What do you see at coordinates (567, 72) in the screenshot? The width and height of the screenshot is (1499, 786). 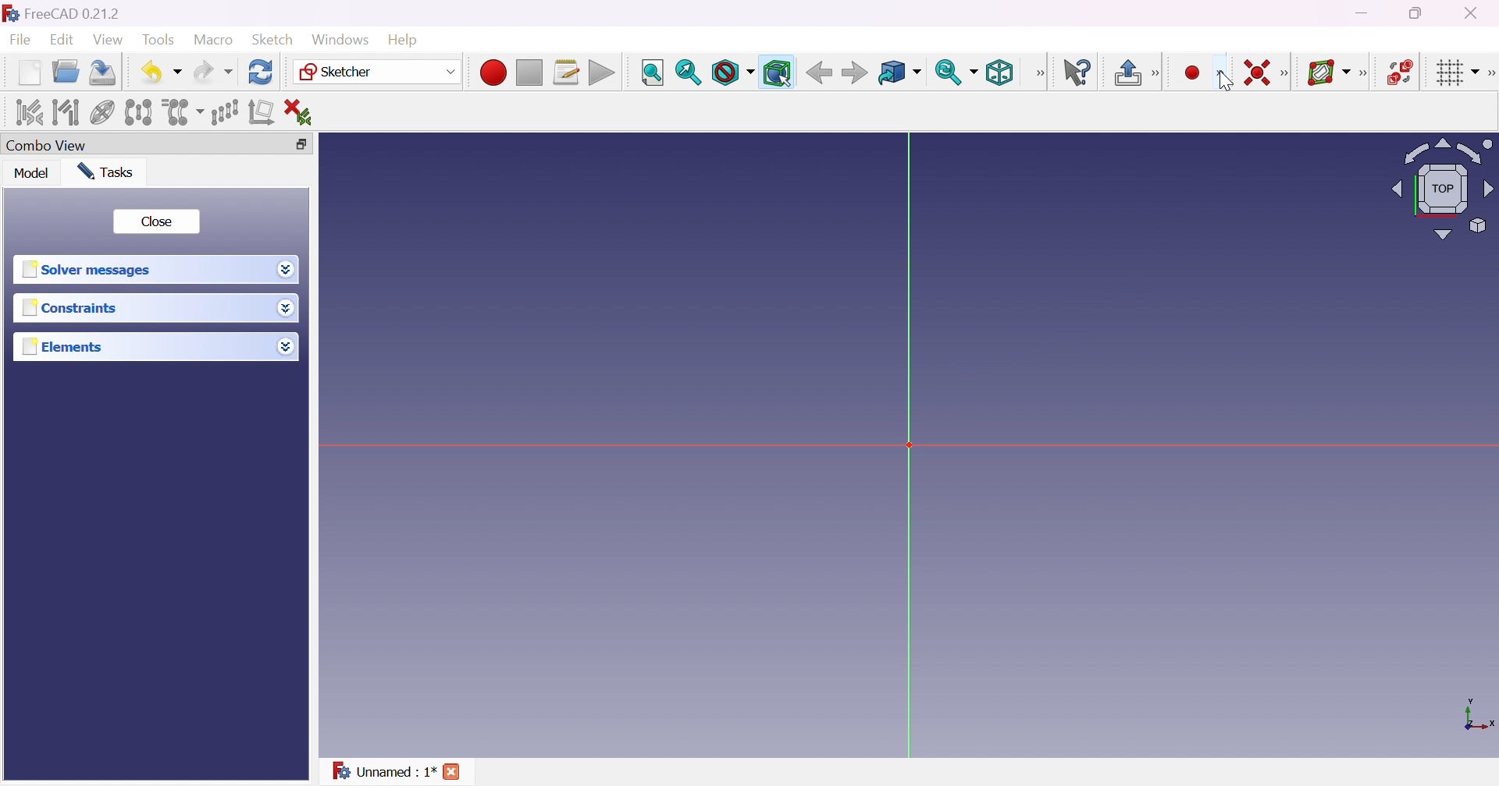 I see `Macros...` at bounding box center [567, 72].